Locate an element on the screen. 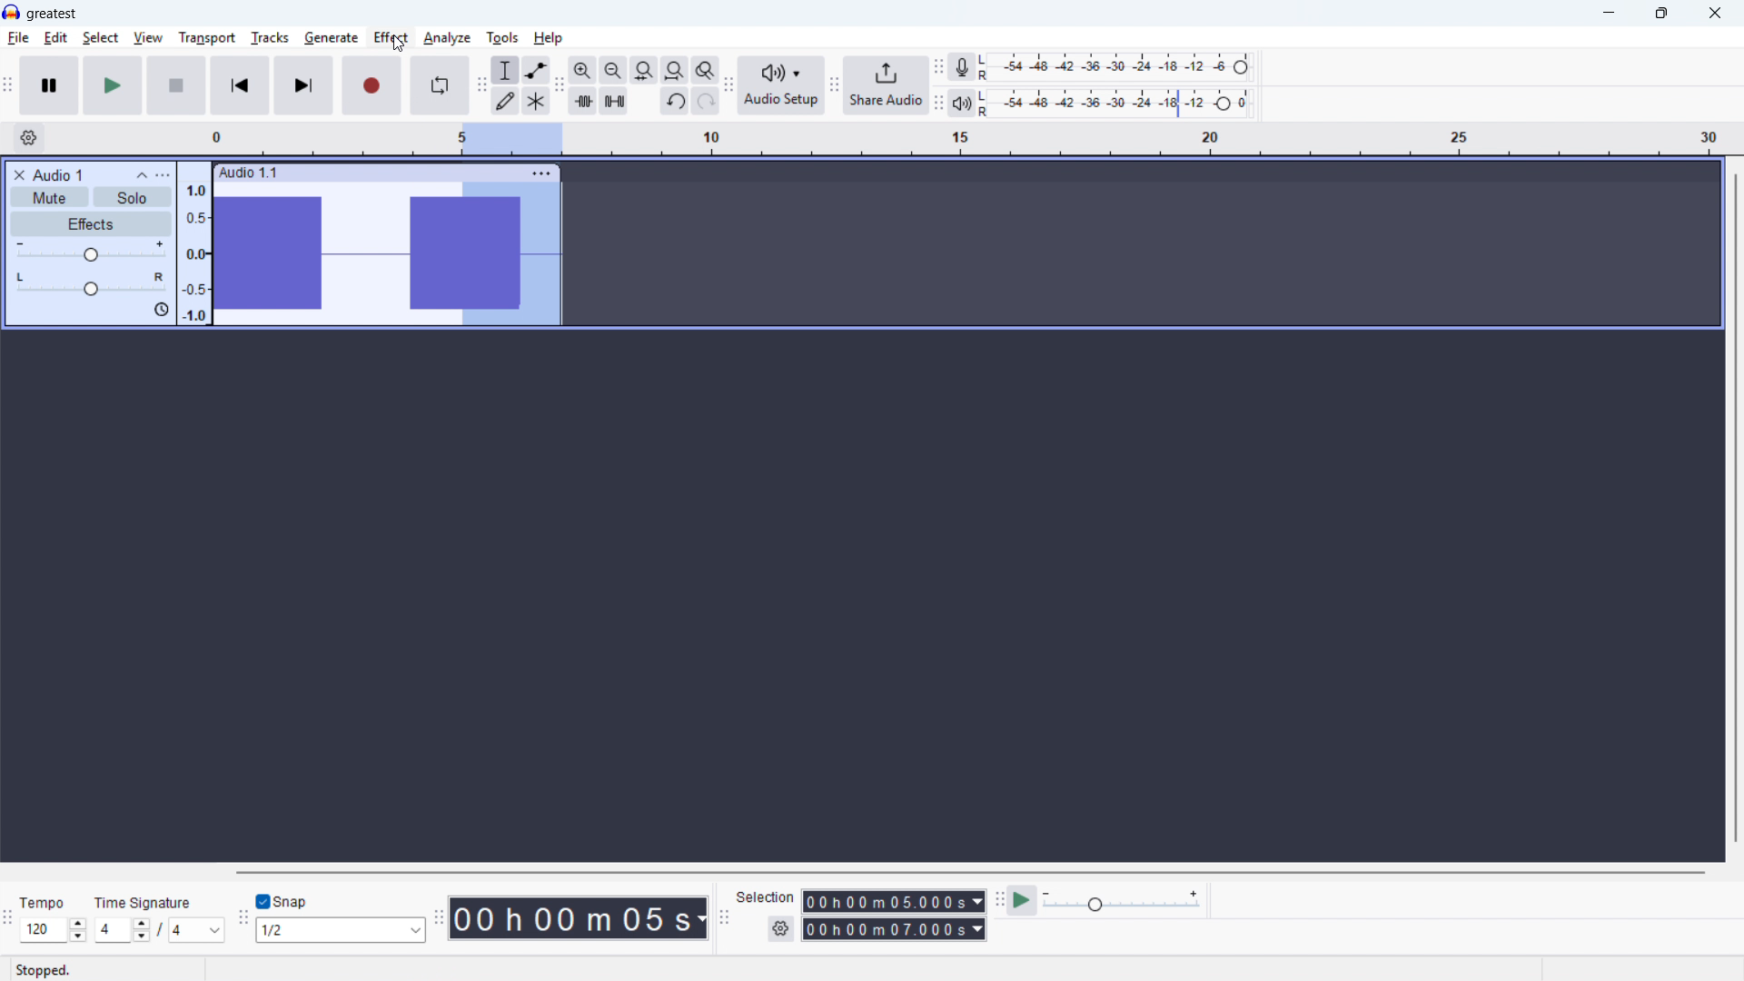  sync-lock is on is located at coordinates (161, 311).